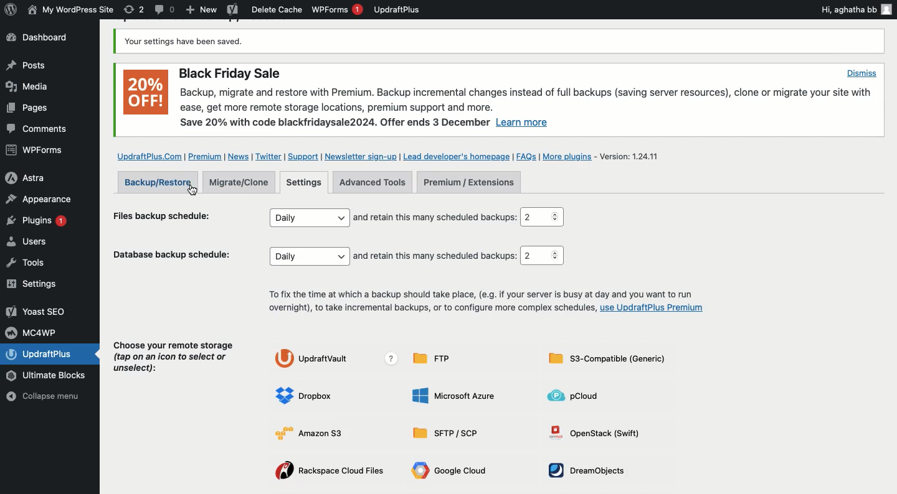  Describe the element at coordinates (165, 9) in the screenshot. I see `Comment 0` at that location.